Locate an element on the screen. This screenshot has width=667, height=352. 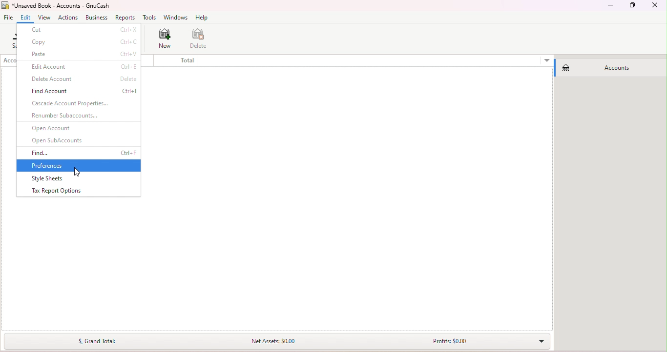
Reports is located at coordinates (125, 18).